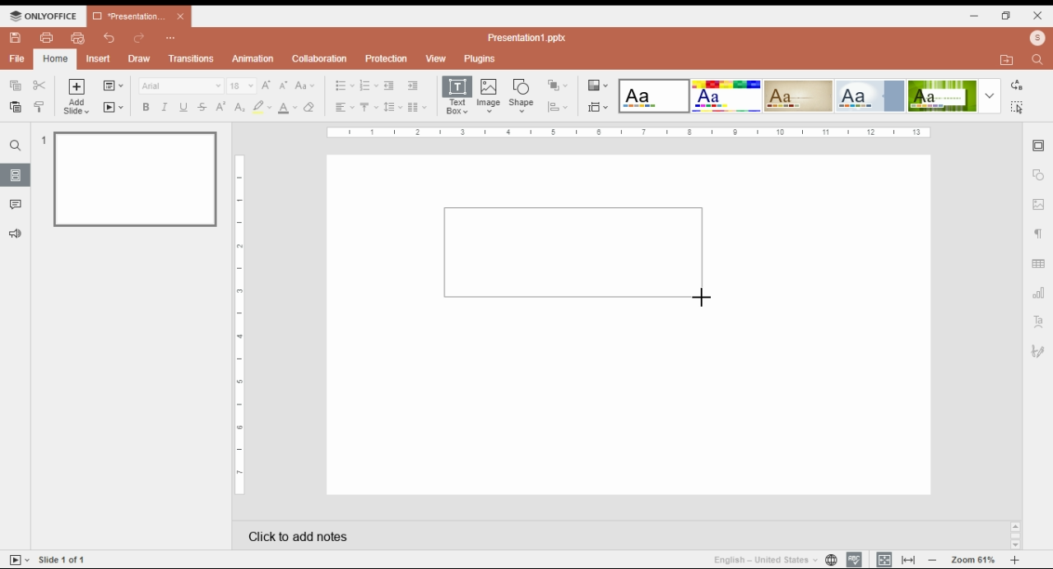 This screenshot has height=569, width=1053. What do you see at coordinates (1037, 234) in the screenshot?
I see `paragraph settings` at bounding box center [1037, 234].